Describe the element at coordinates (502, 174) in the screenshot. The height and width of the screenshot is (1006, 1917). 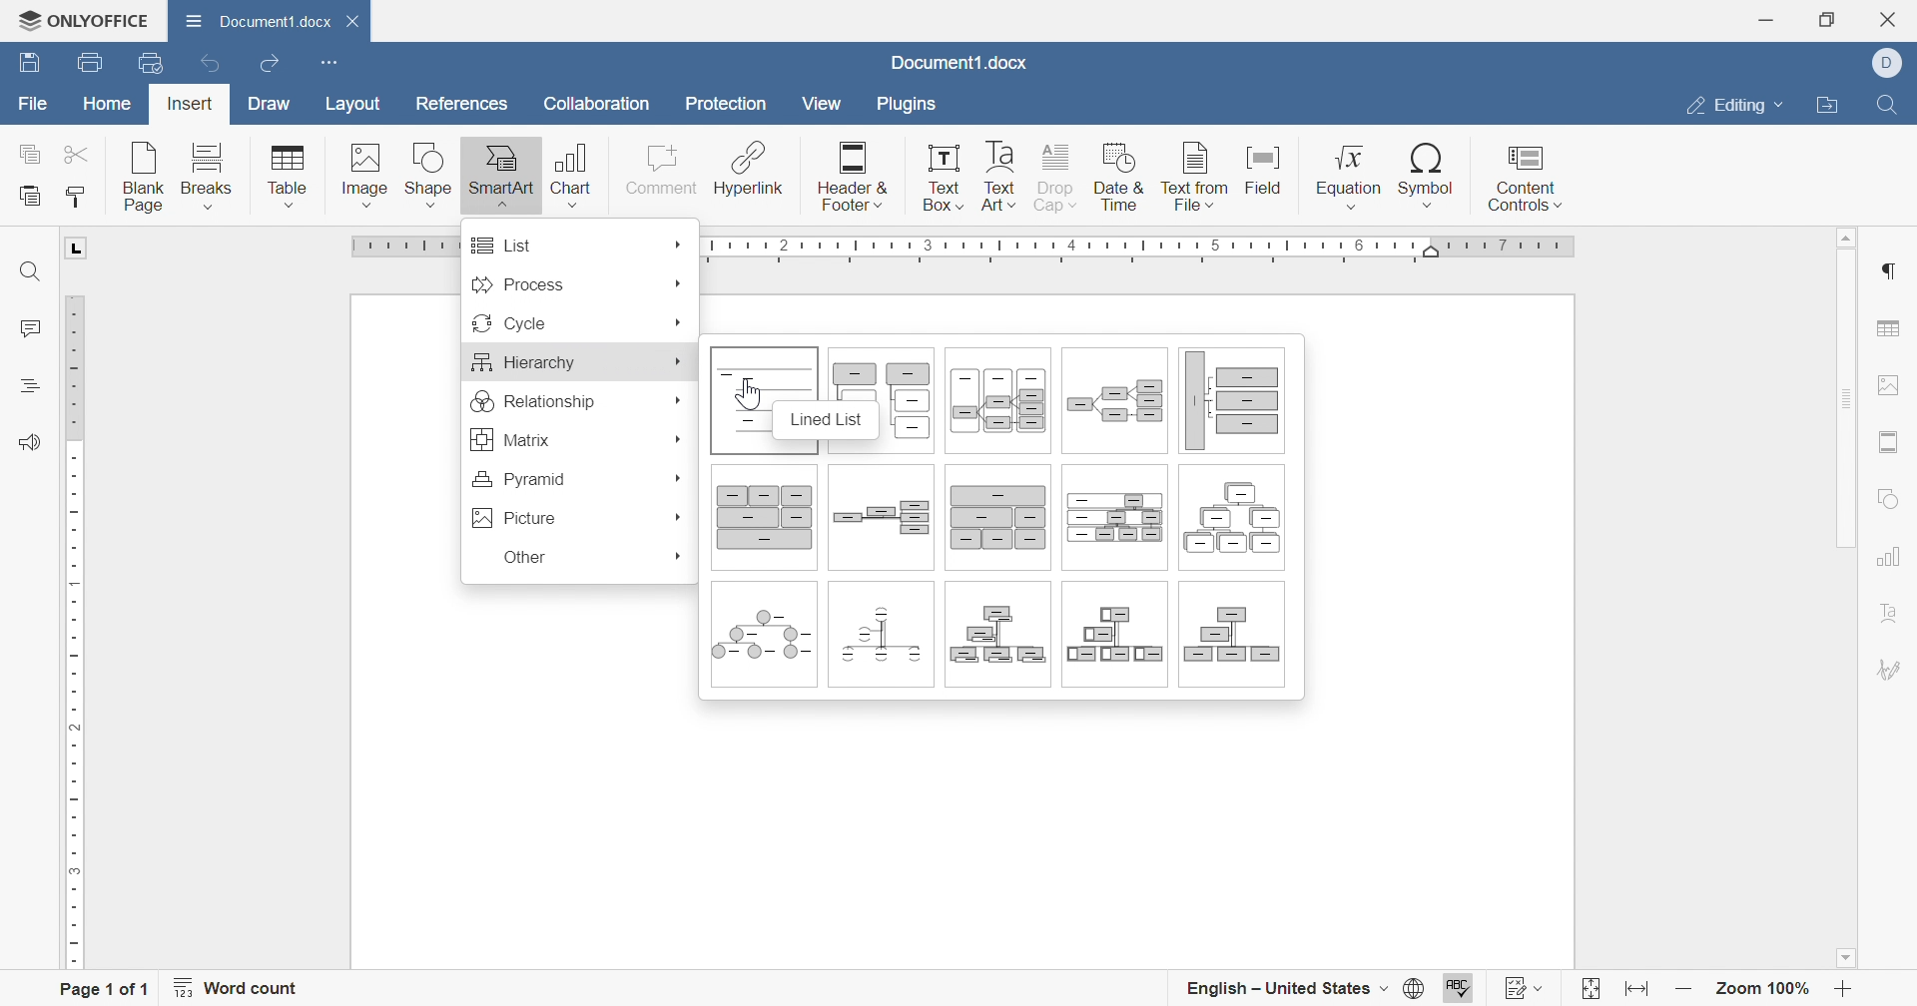
I see `SmartArt` at that location.